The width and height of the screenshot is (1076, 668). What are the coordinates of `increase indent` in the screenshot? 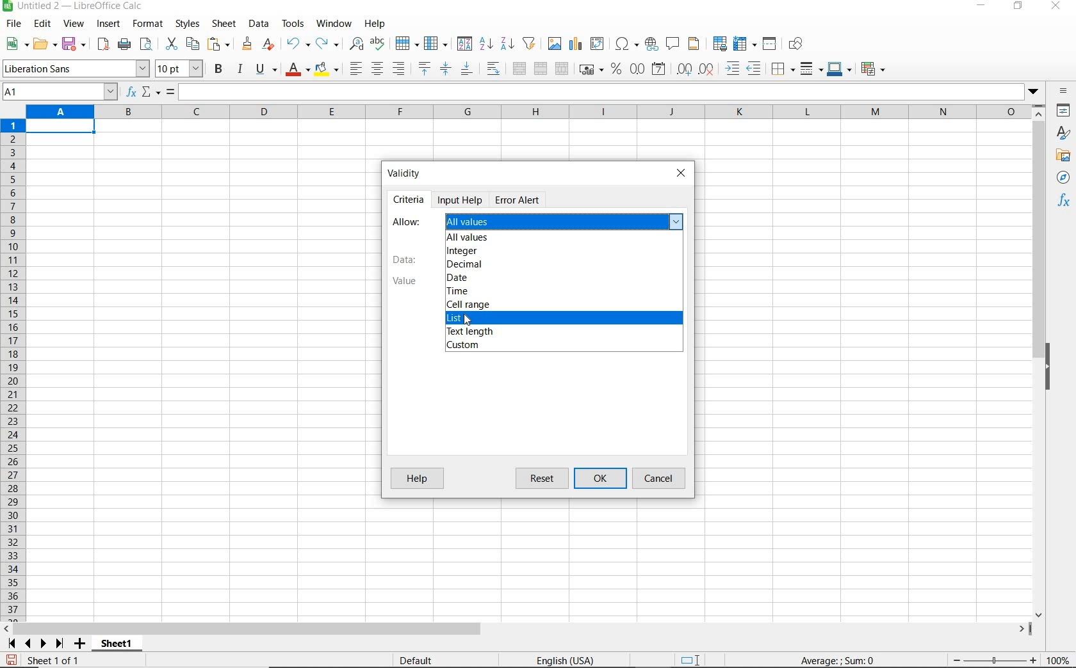 It's located at (733, 68).